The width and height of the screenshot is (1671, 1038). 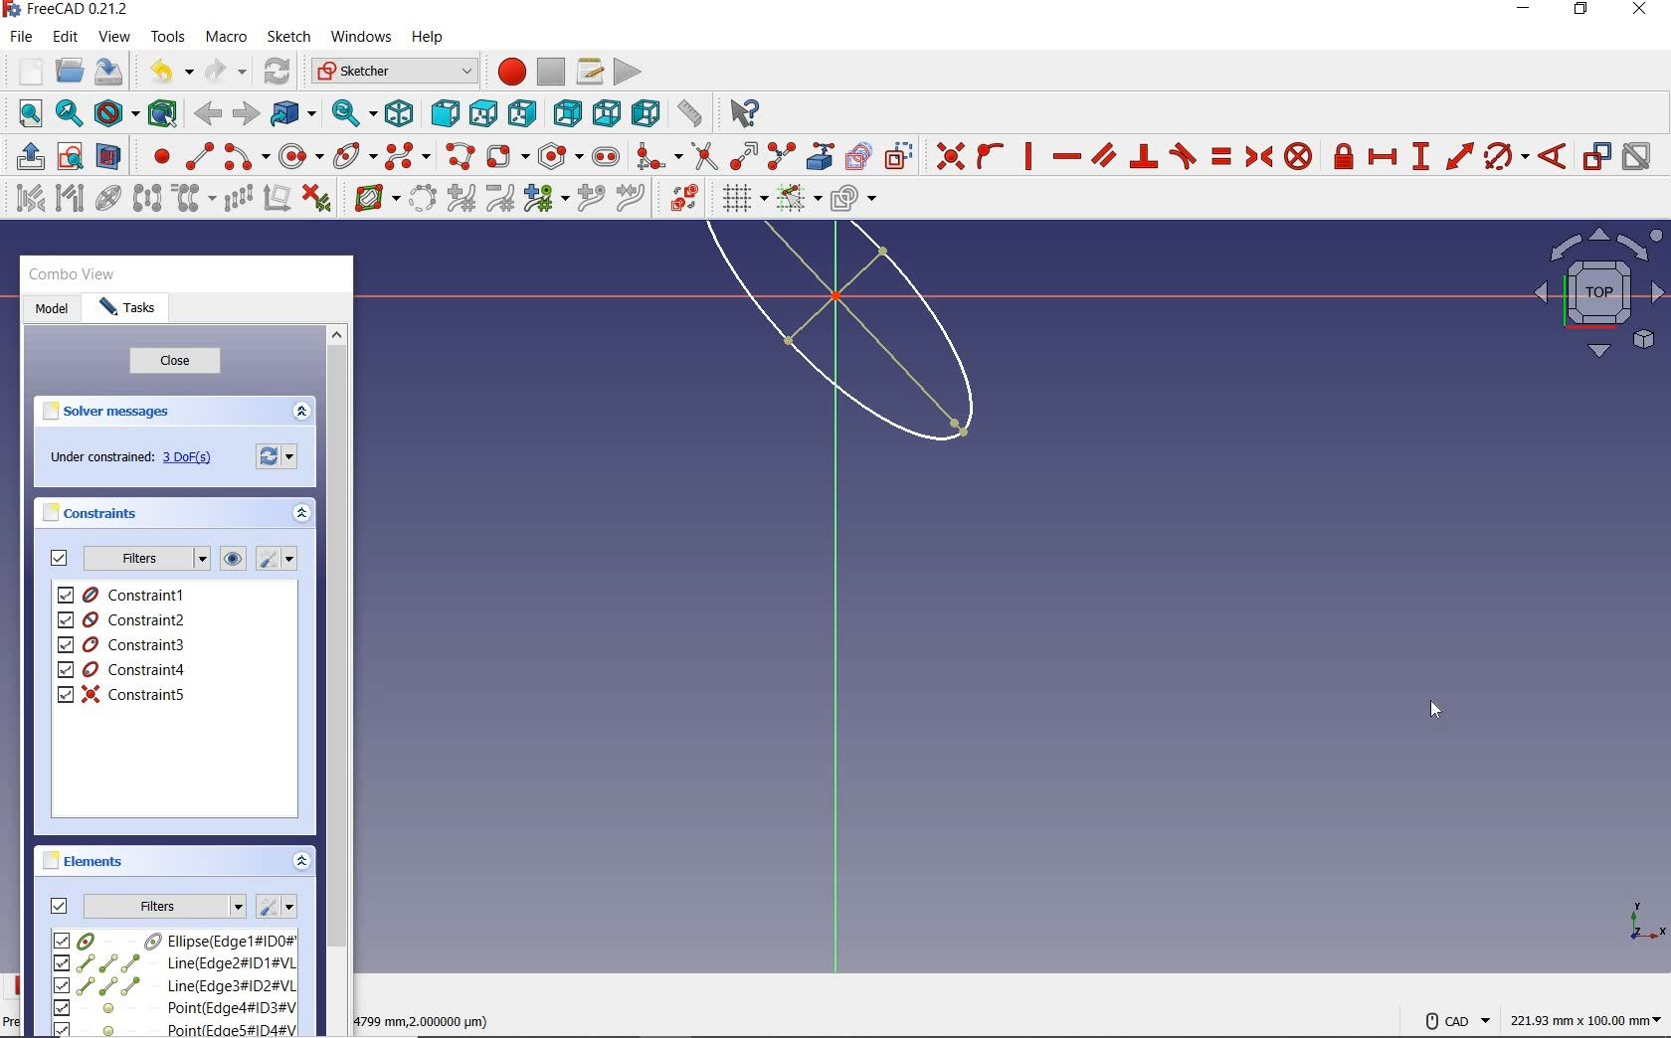 What do you see at coordinates (459, 199) in the screenshot?
I see `increase B-Spline Degree` at bounding box center [459, 199].